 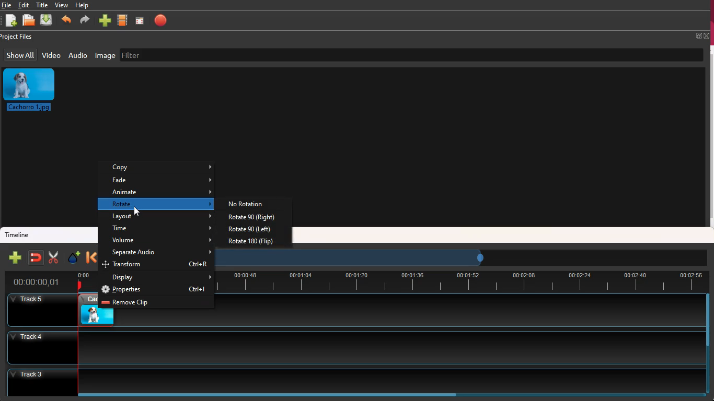 What do you see at coordinates (21, 55) in the screenshot?
I see `show all` at bounding box center [21, 55].